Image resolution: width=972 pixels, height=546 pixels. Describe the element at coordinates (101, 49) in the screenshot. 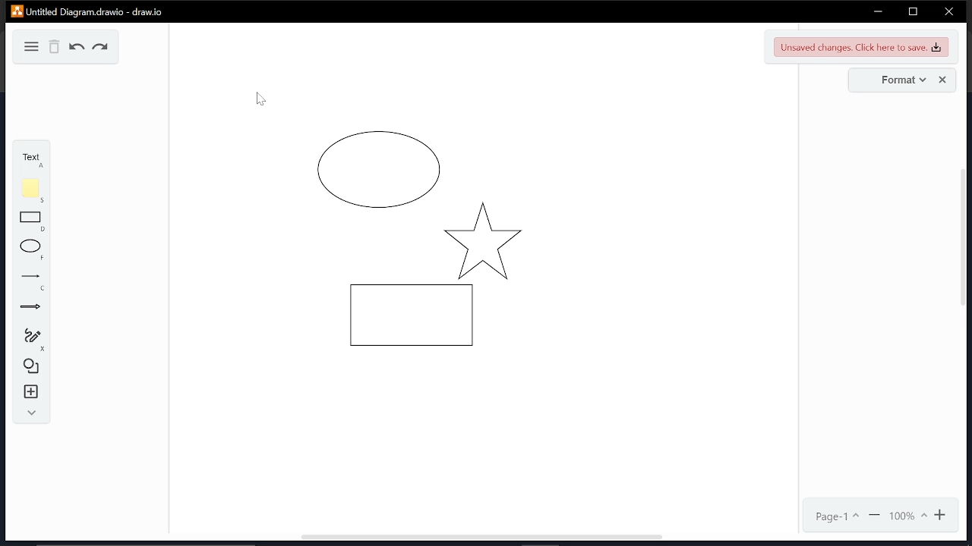

I see `redo` at that location.